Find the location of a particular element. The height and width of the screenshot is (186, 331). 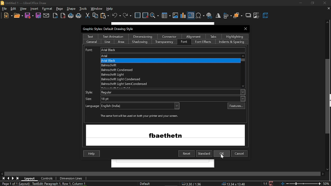

preview is located at coordinates (165, 135).